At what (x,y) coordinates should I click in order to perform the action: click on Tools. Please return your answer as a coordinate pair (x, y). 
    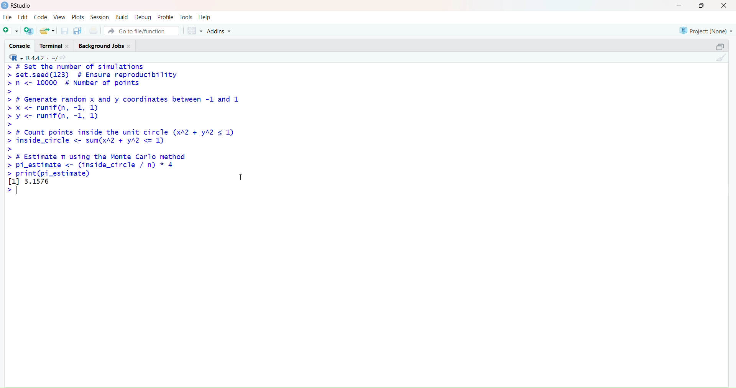
    Looking at the image, I should click on (186, 16).